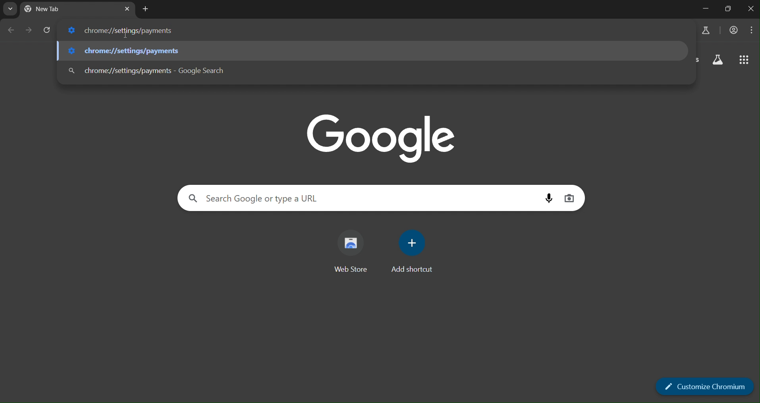 This screenshot has width=760, height=403. I want to click on google apps, so click(743, 59).